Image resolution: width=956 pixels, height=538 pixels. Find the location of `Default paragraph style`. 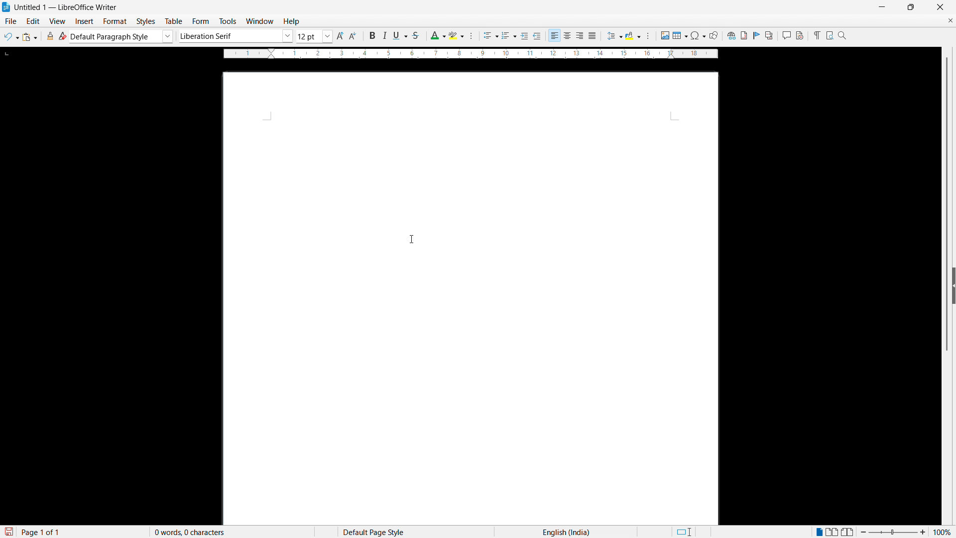

Default paragraph style is located at coordinates (122, 36).